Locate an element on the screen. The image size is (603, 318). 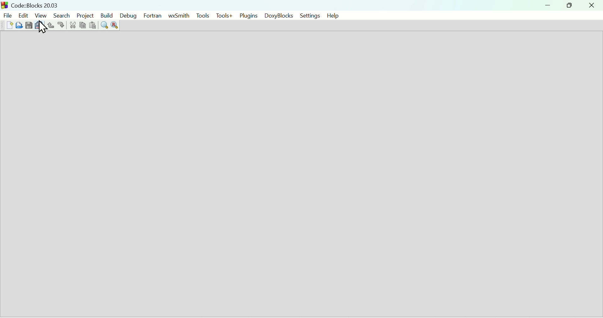
Search is located at coordinates (61, 15).